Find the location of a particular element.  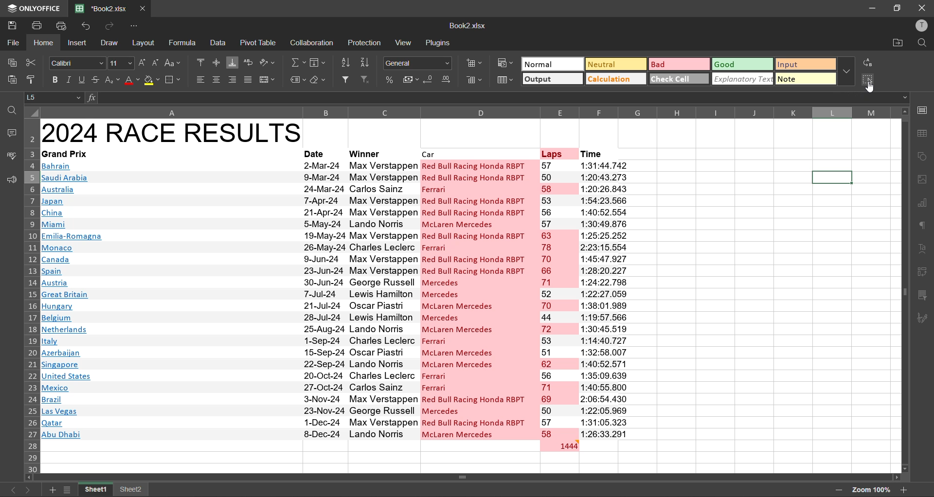

orientation is located at coordinates (269, 64).